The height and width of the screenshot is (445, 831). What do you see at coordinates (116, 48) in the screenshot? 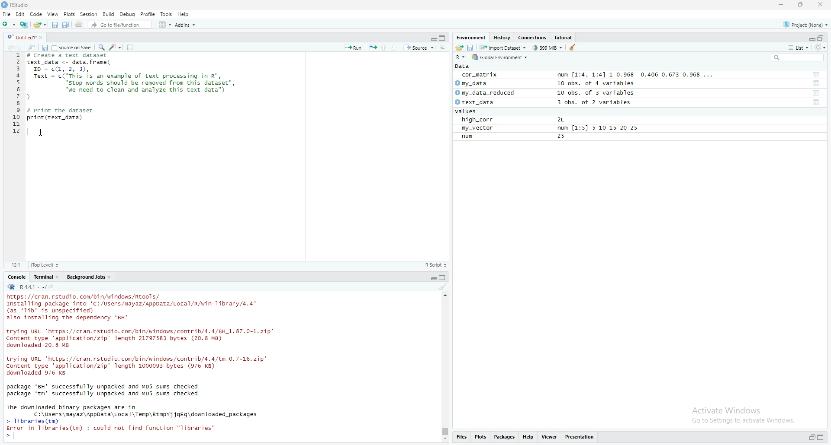
I see `code tools` at bounding box center [116, 48].